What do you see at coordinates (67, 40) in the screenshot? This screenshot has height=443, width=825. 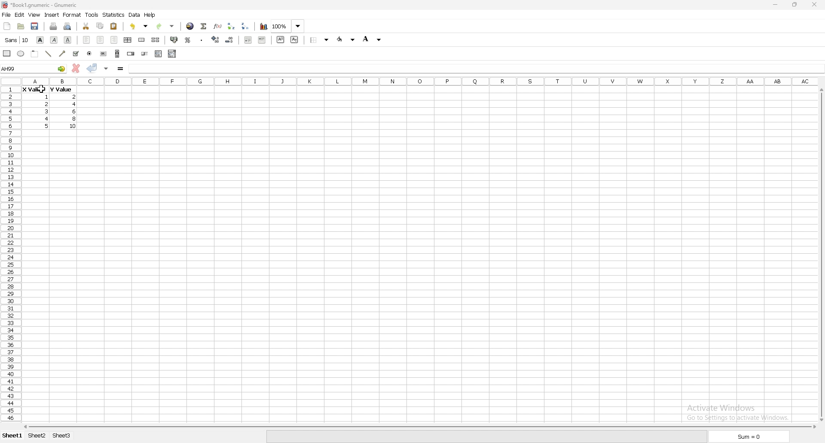 I see `underline` at bounding box center [67, 40].